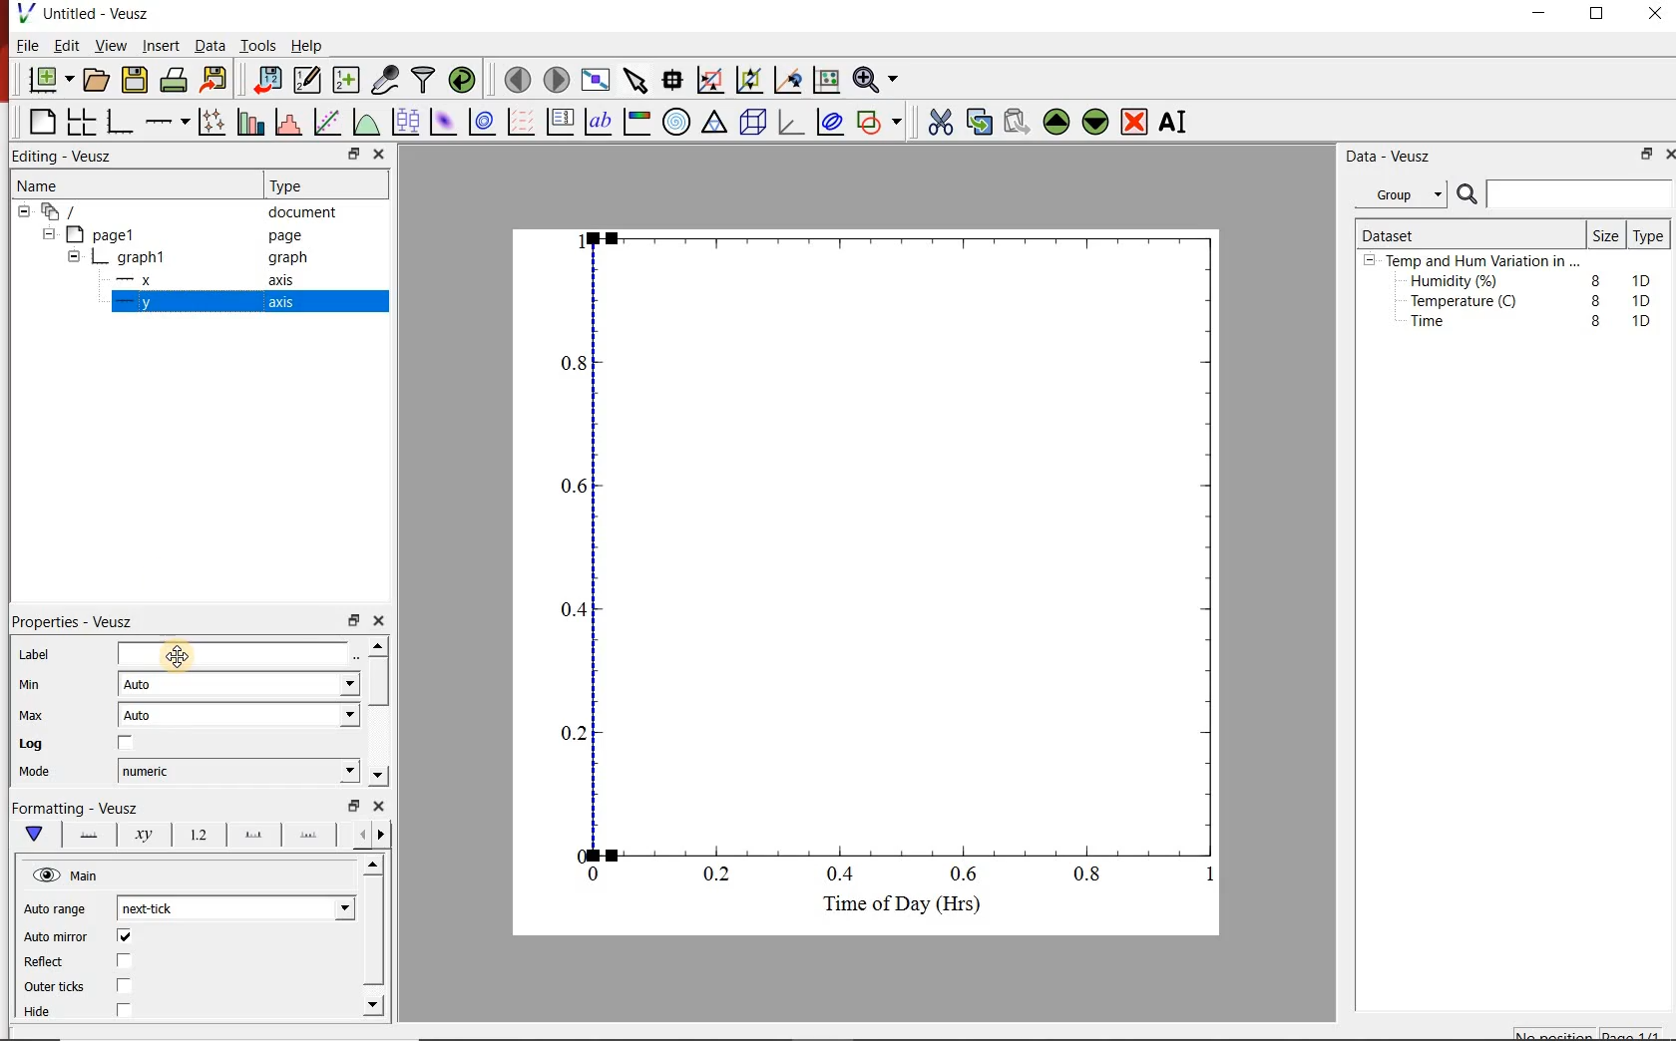  Describe the element at coordinates (314, 905) in the screenshot. I see `Auto range dropdown` at that location.